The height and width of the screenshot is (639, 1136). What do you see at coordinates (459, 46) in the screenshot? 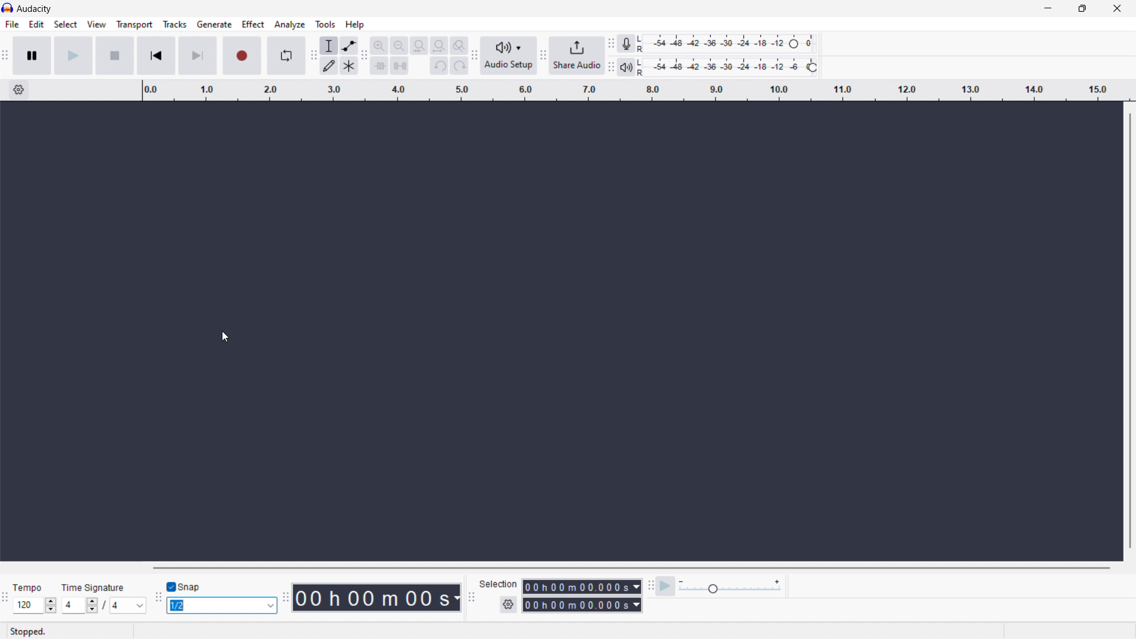
I see `toggle zoom` at bounding box center [459, 46].